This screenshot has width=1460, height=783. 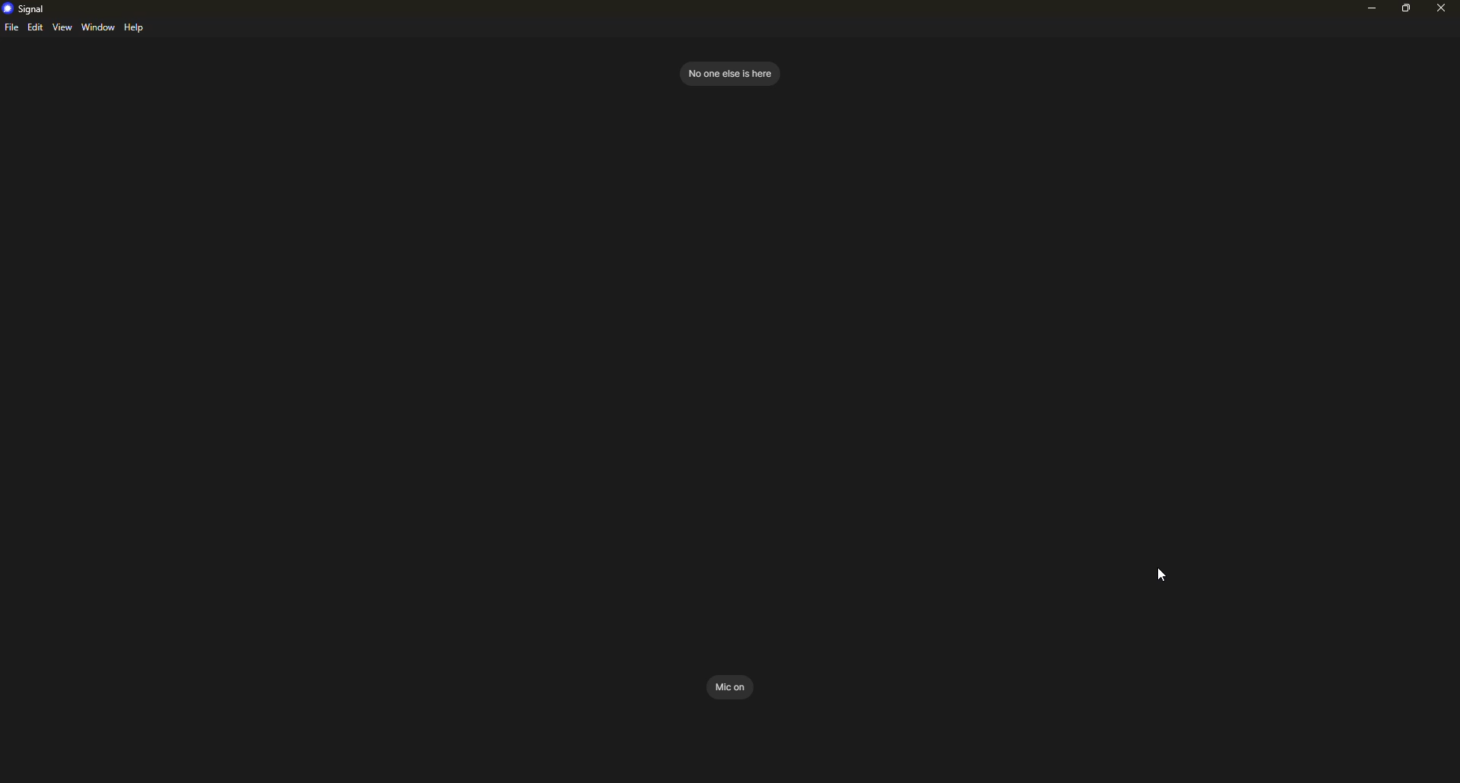 I want to click on maximize, so click(x=1408, y=8).